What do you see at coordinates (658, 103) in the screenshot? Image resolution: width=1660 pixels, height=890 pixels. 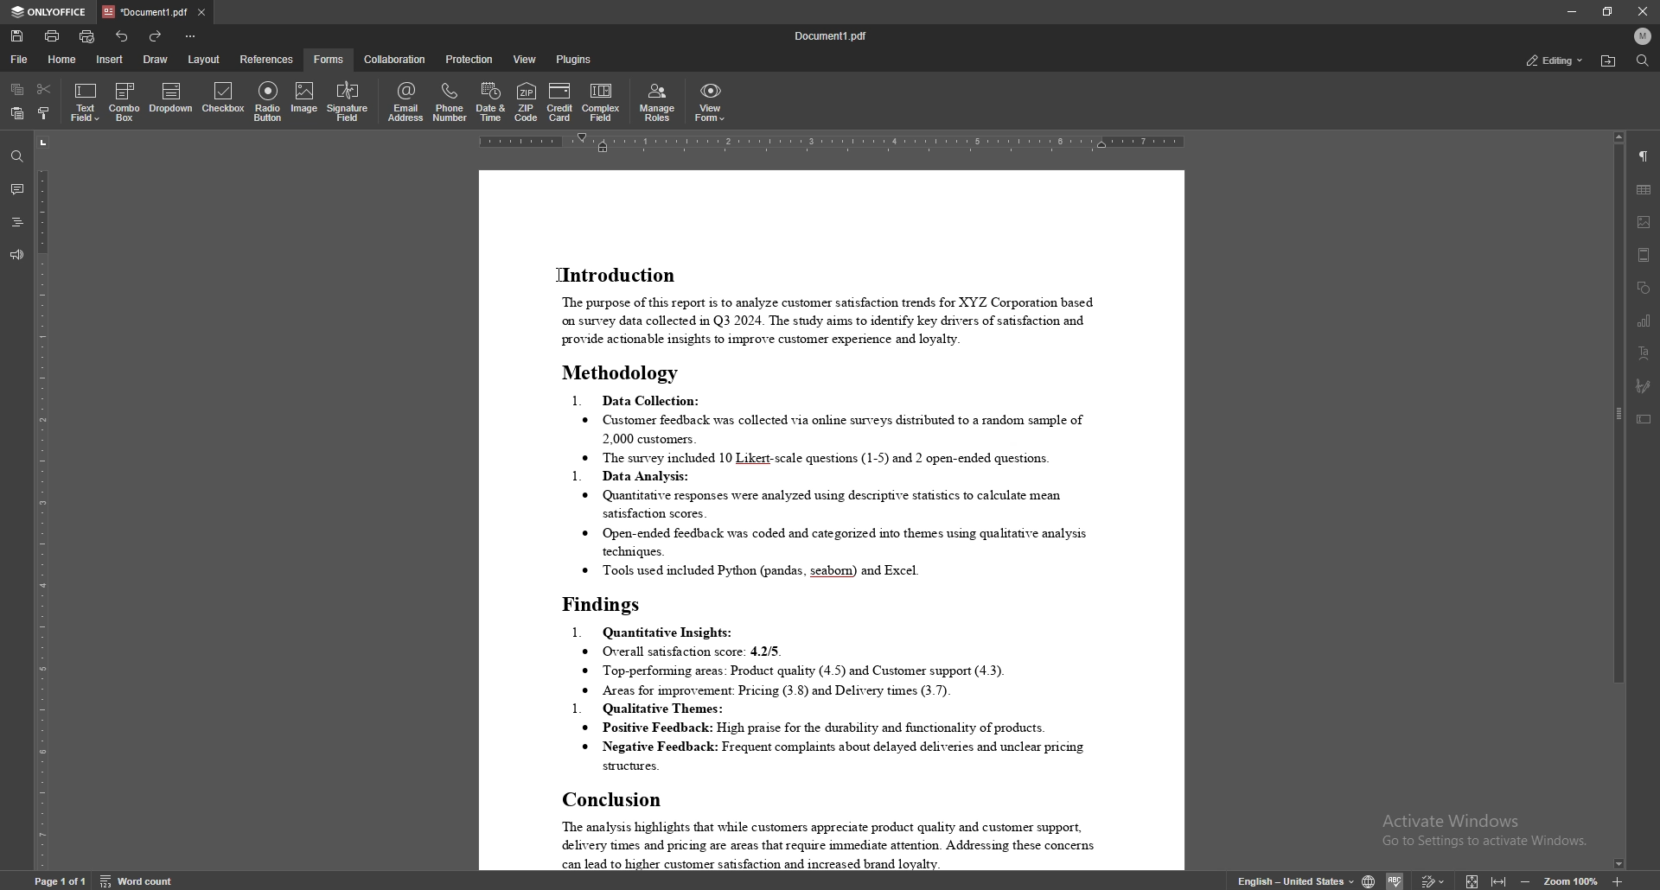 I see `manage roles` at bounding box center [658, 103].